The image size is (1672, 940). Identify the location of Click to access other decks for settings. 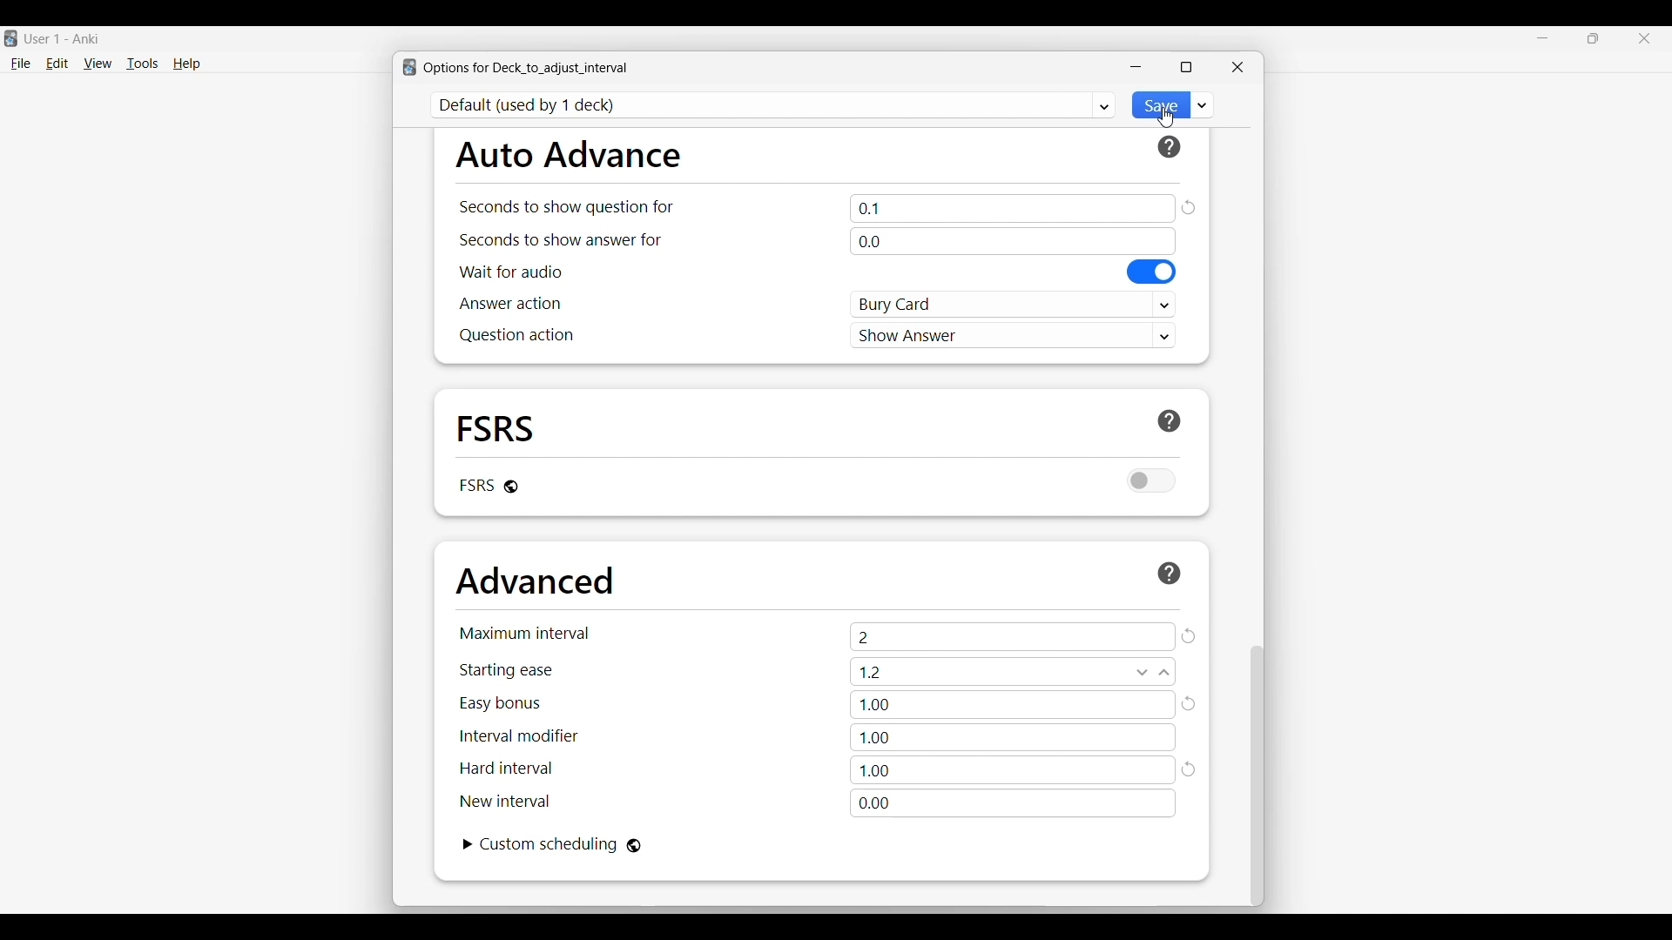
(774, 105).